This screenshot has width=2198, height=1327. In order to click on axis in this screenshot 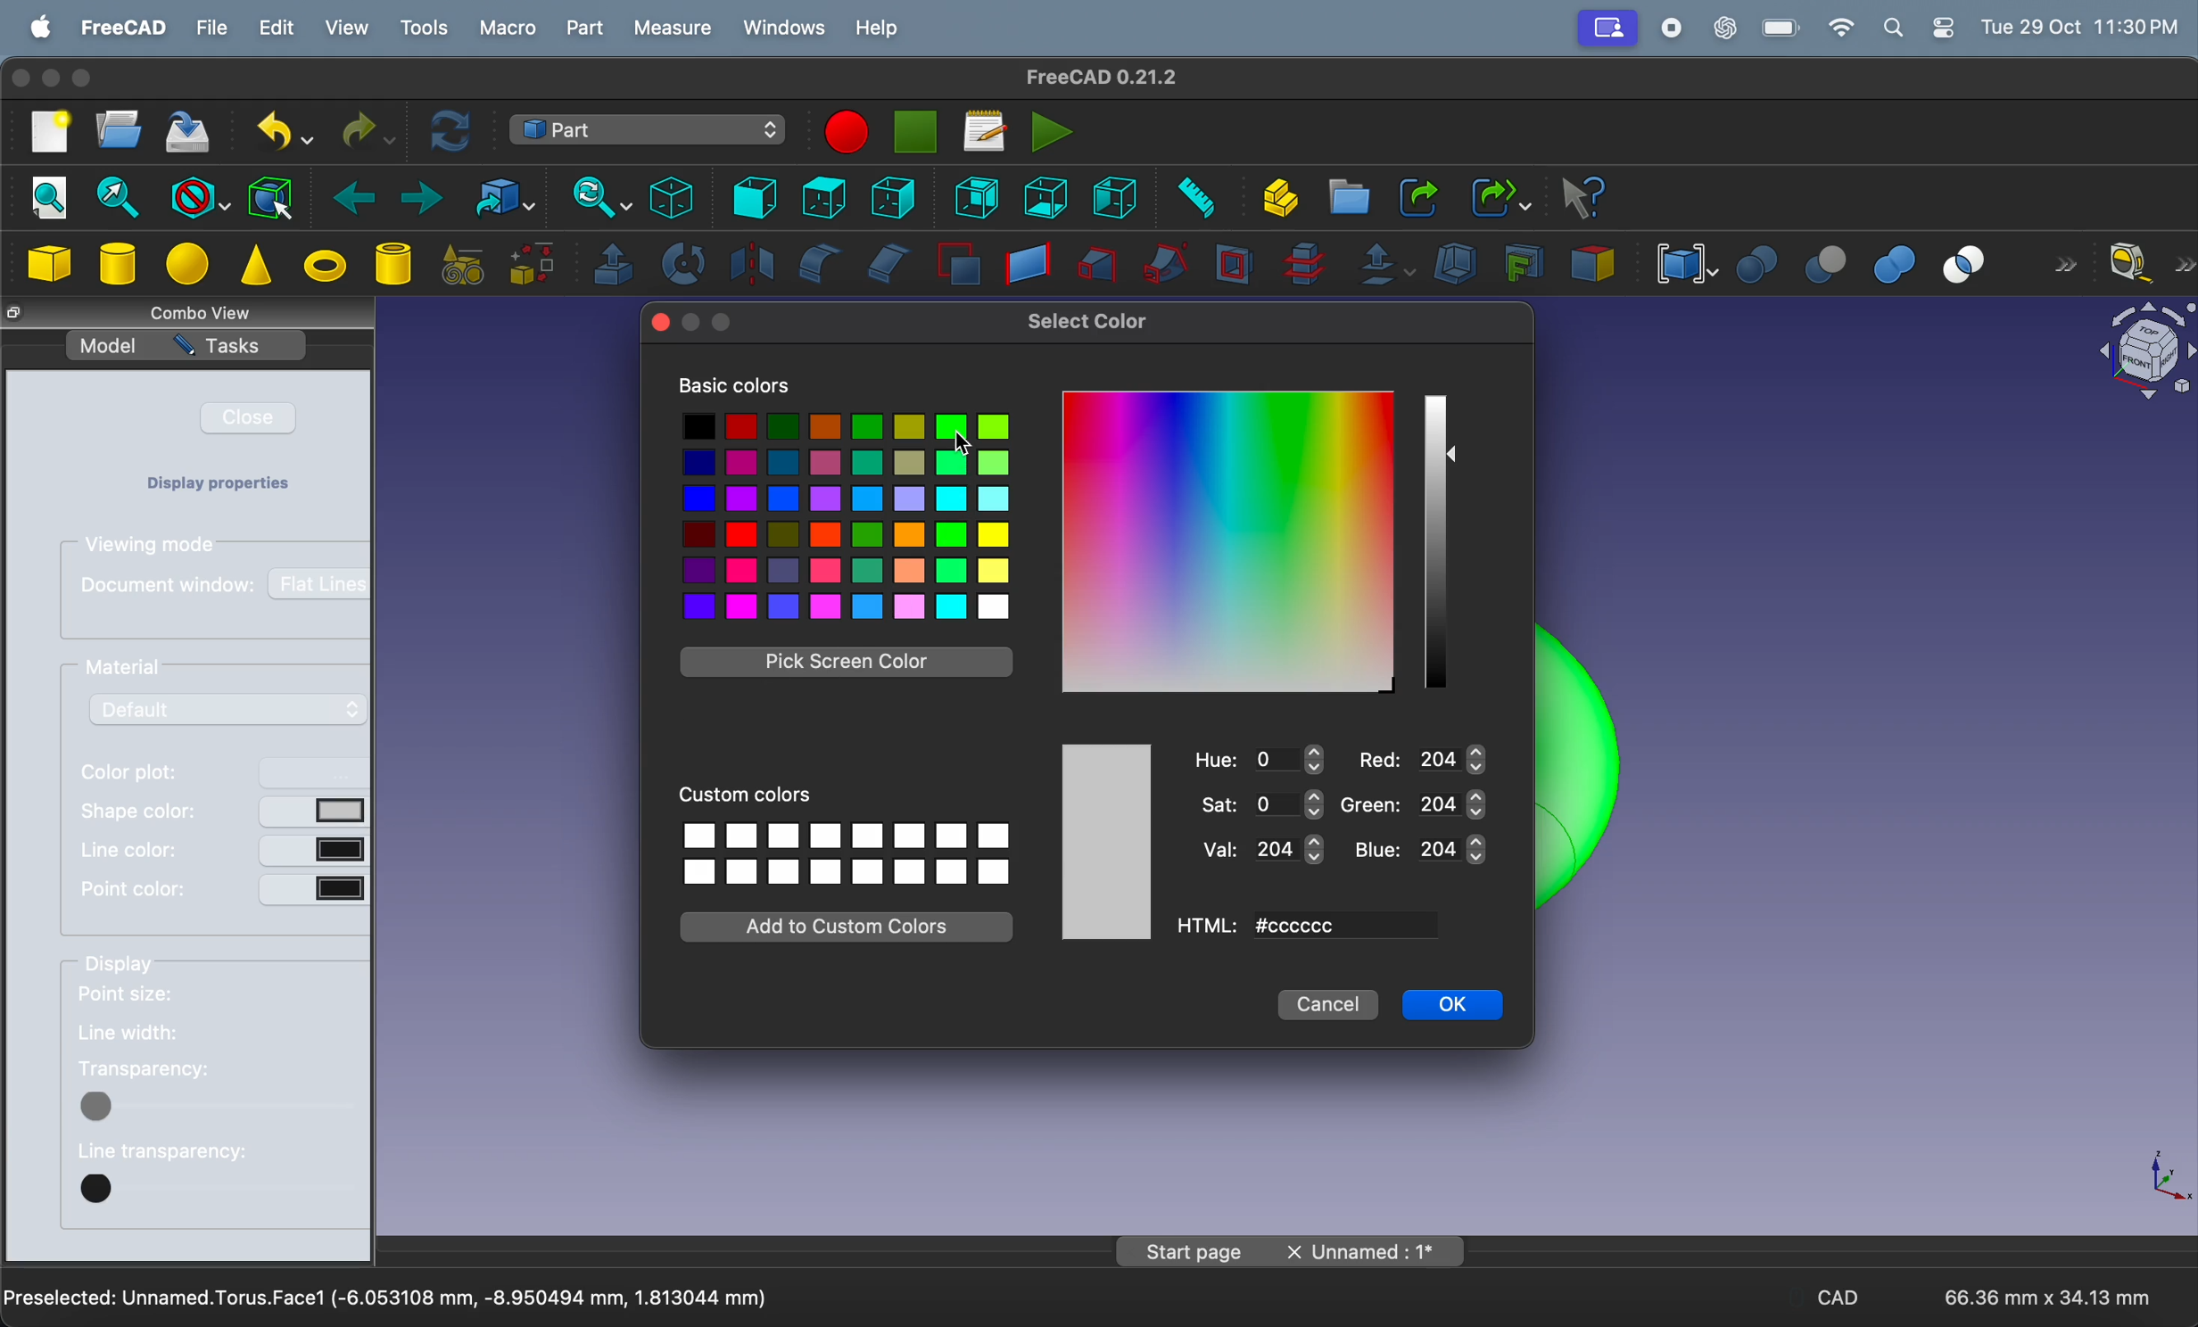, I will do `click(2167, 1176)`.